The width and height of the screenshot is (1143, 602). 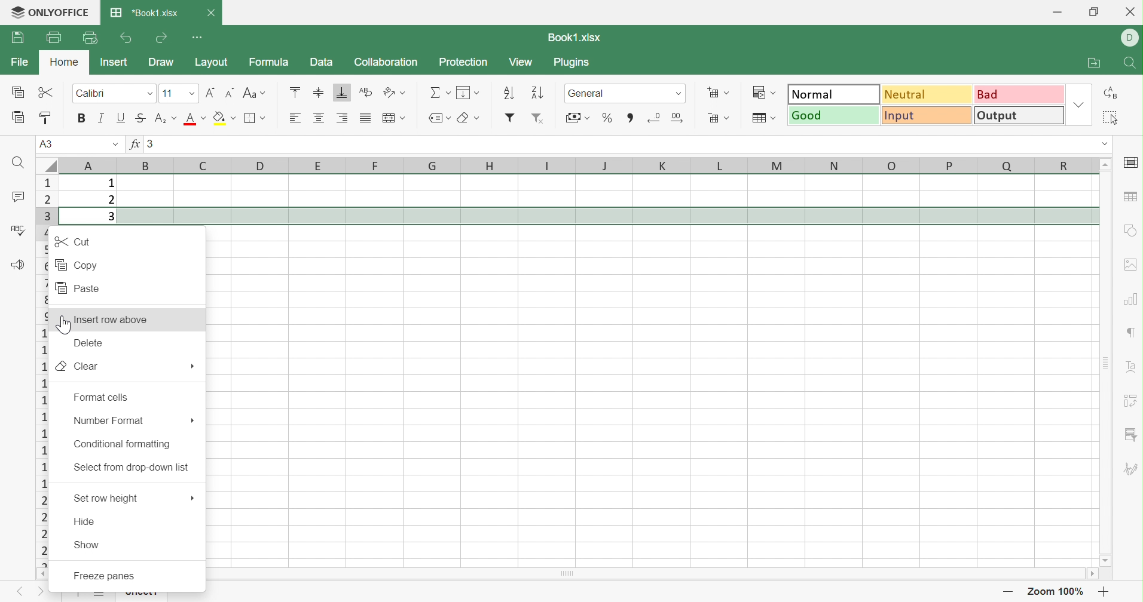 I want to click on Row numbers, so click(x=42, y=367).